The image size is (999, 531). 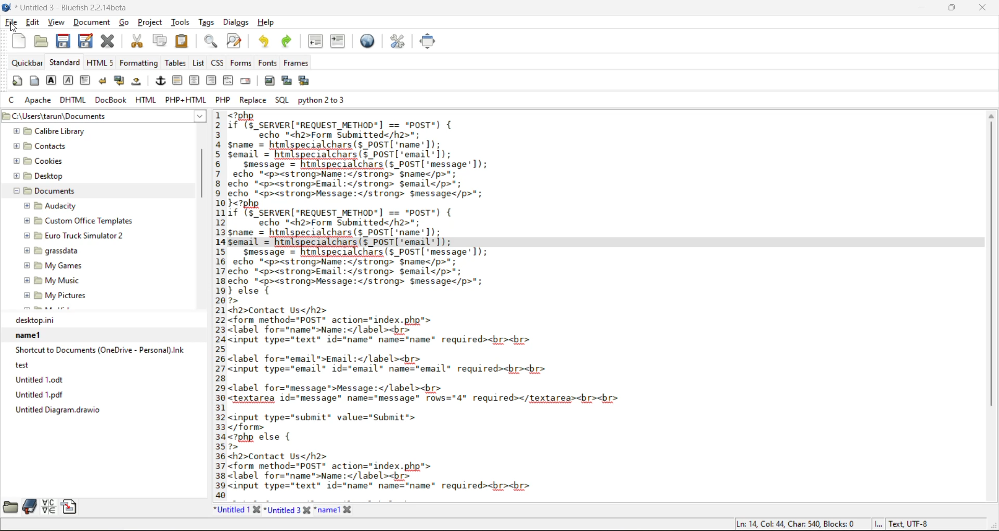 I want to click on Shortcut to Documents (OneDrive - Personal).lnk, so click(x=99, y=350).